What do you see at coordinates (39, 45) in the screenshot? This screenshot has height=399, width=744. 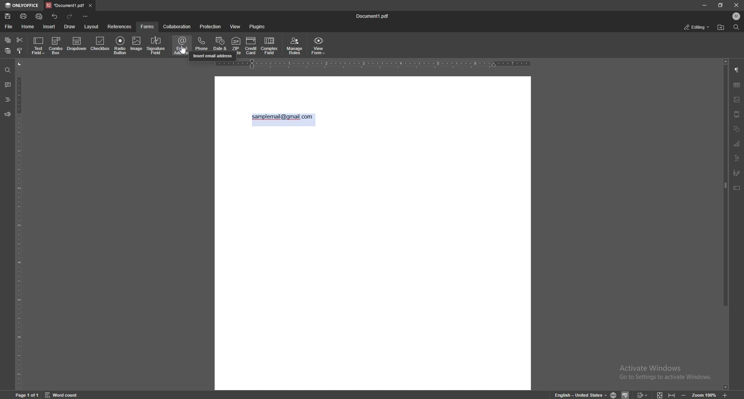 I see `text field` at bounding box center [39, 45].